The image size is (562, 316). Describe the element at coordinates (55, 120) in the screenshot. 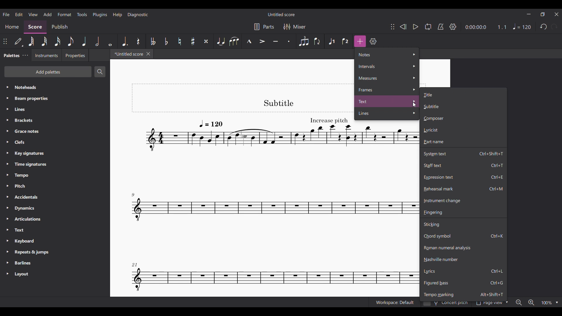

I see `Brackets` at that location.